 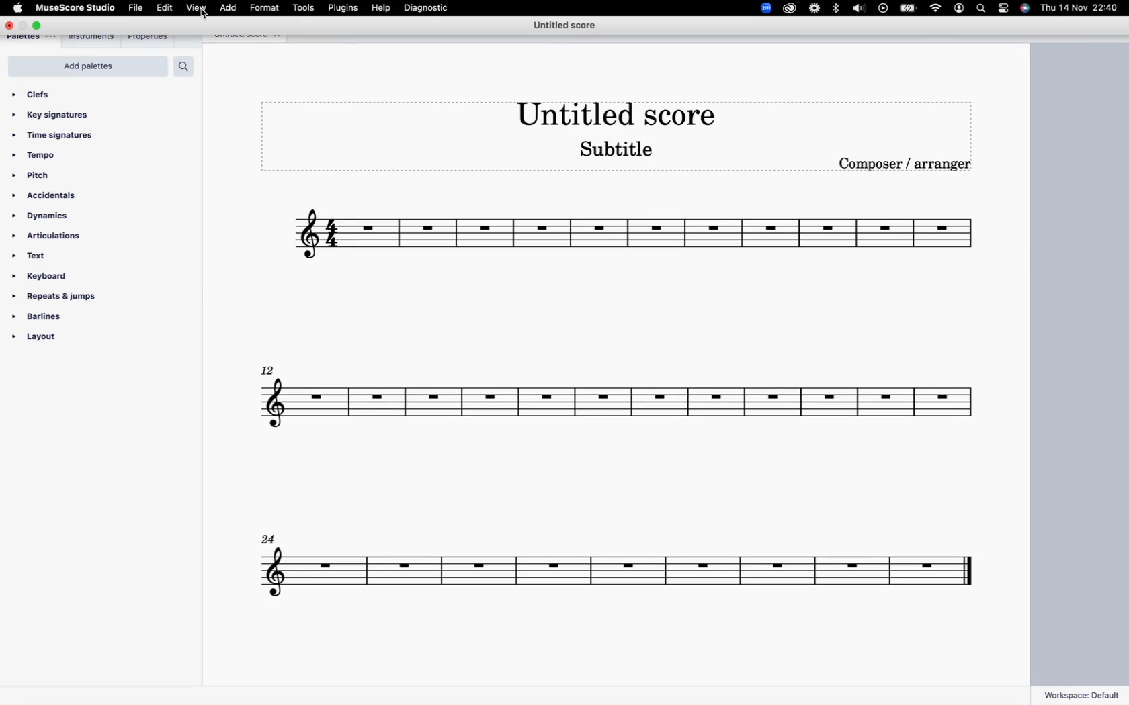 I want to click on cursor, so click(x=206, y=17).